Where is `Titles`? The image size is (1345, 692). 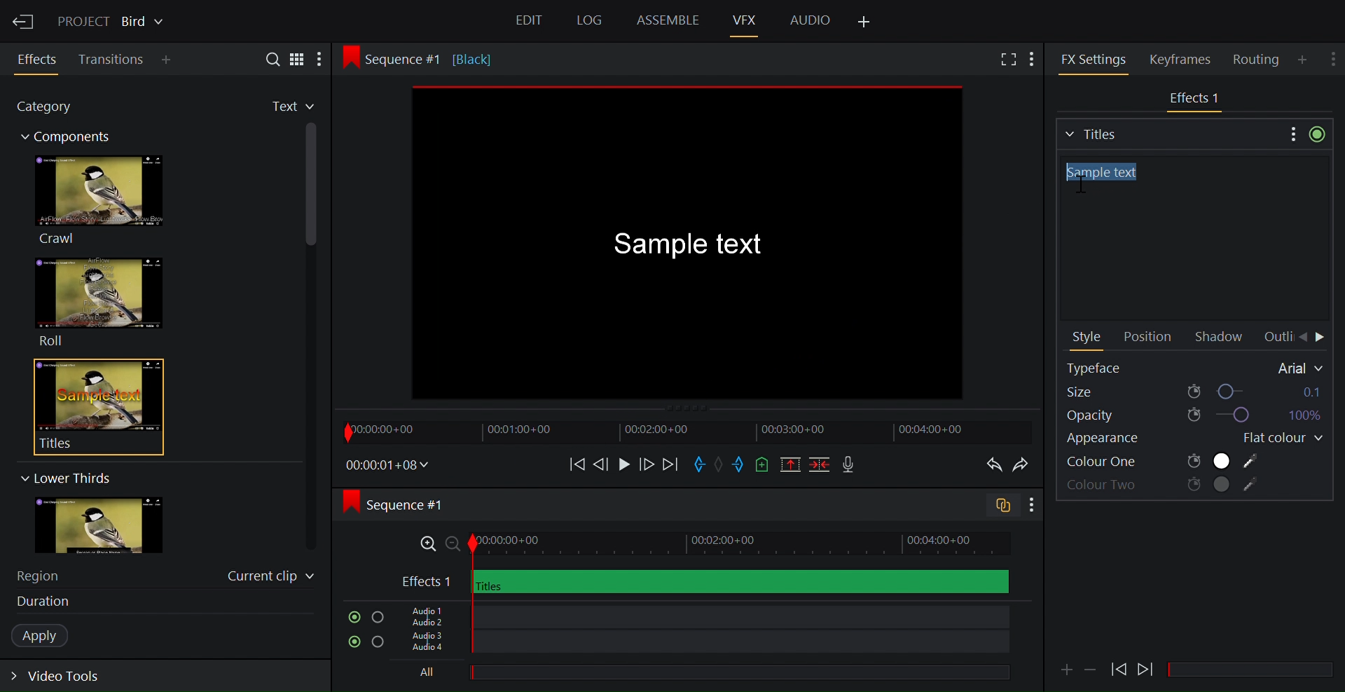 Titles is located at coordinates (1169, 132).